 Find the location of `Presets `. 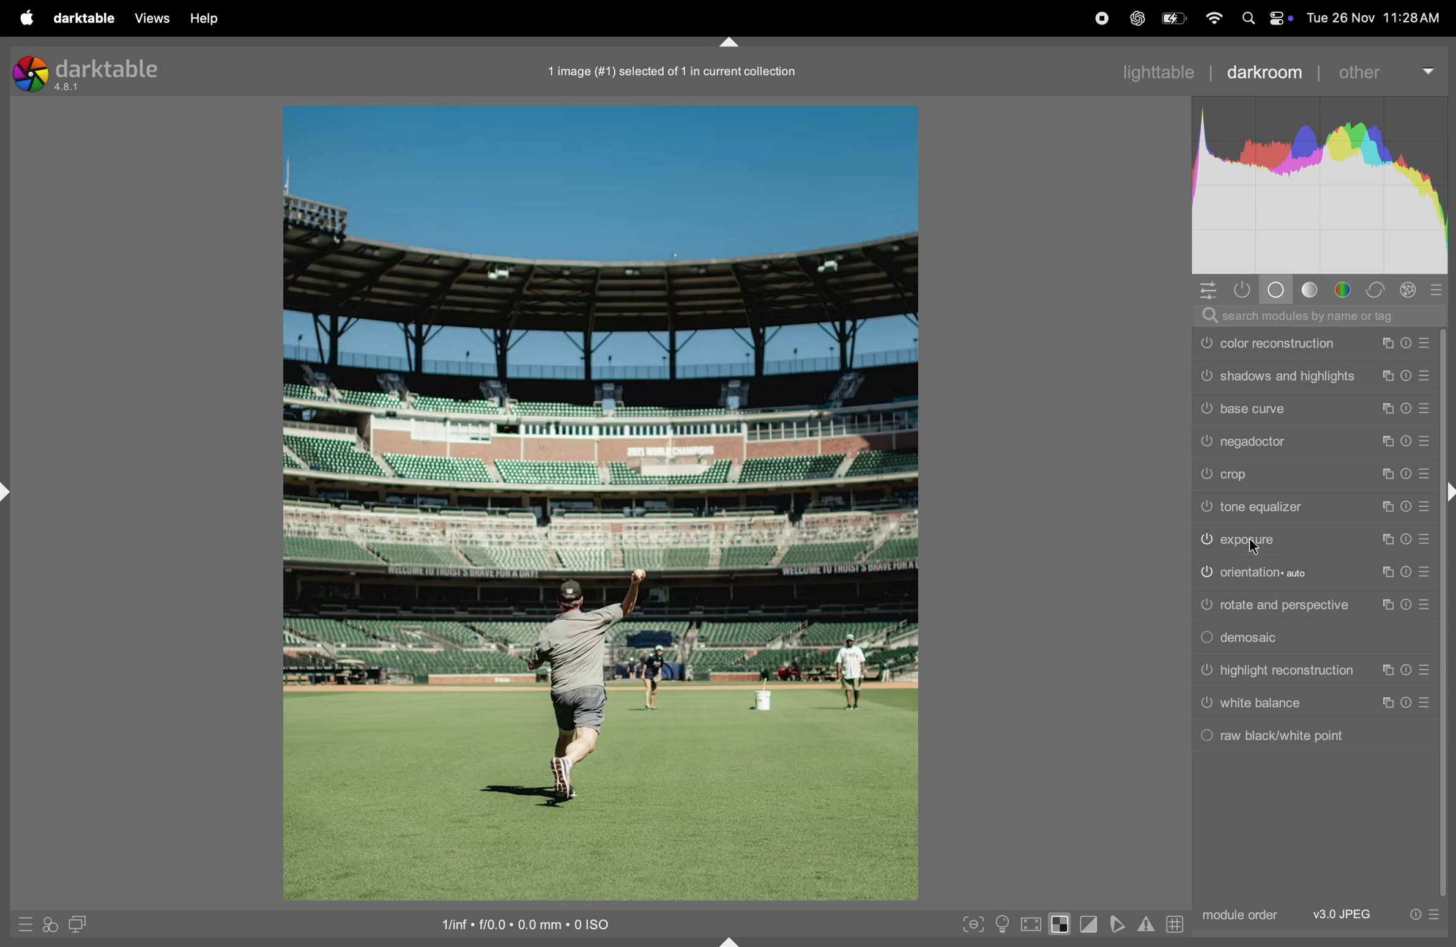

Presets  is located at coordinates (1424, 604).